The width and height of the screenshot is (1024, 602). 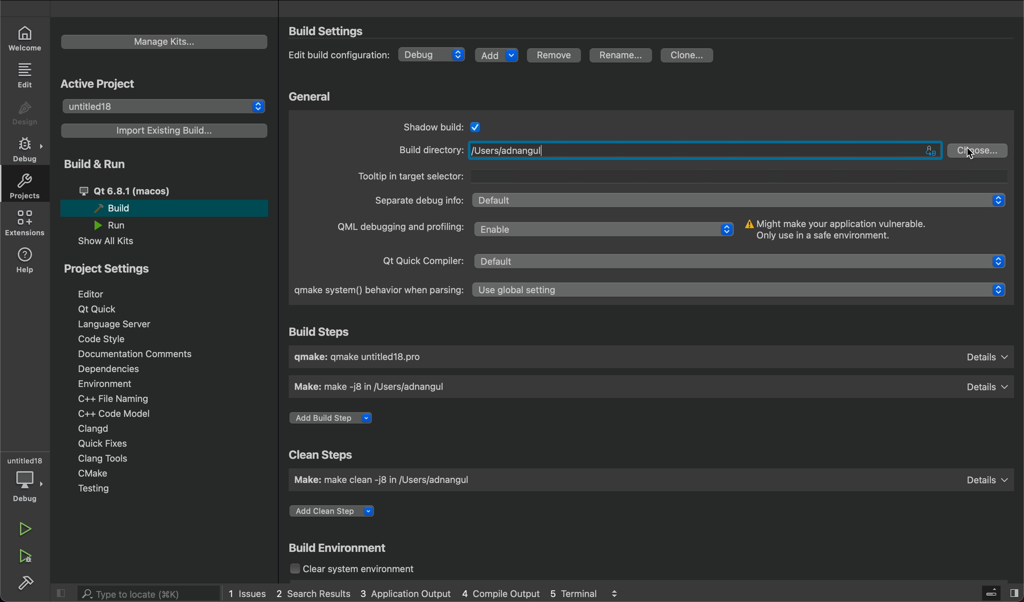 What do you see at coordinates (94, 489) in the screenshot?
I see `testing` at bounding box center [94, 489].